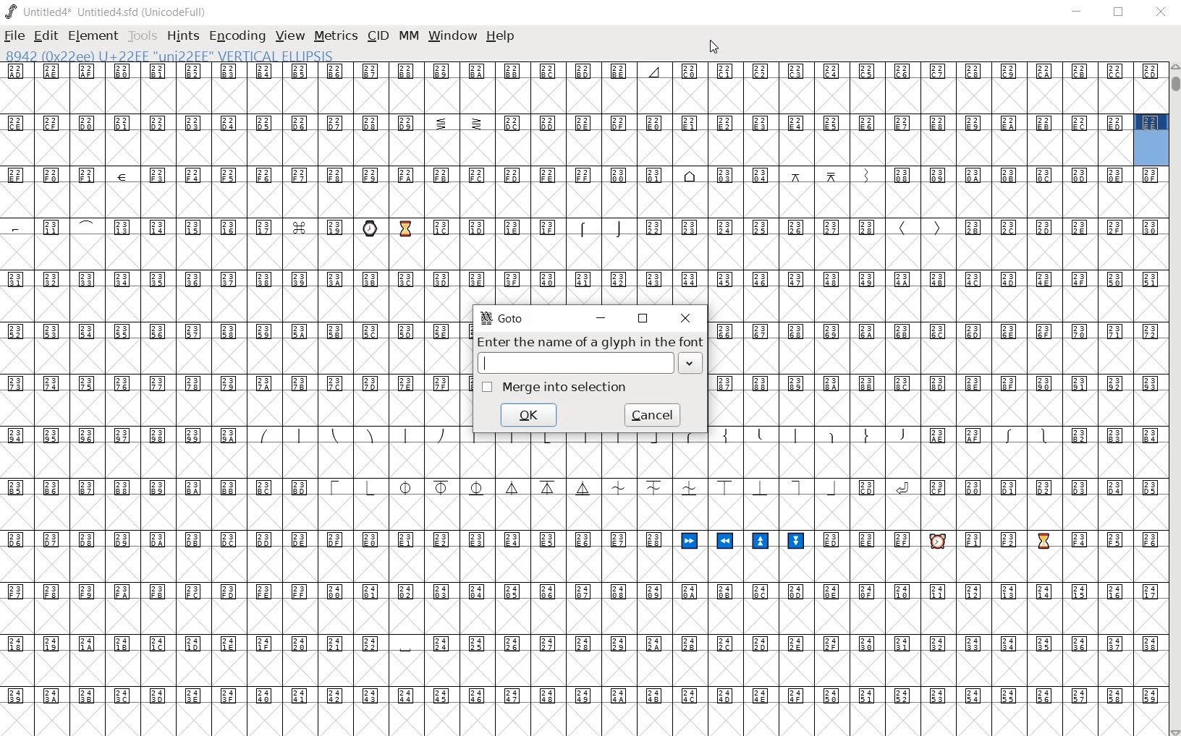 This screenshot has height=736, width=1181. What do you see at coordinates (500, 36) in the screenshot?
I see `HELP` at bounding box center [500, 36].